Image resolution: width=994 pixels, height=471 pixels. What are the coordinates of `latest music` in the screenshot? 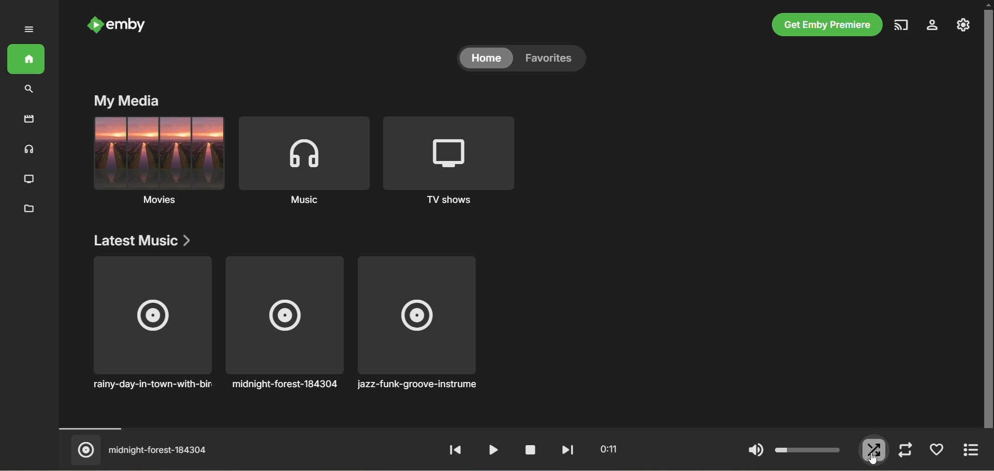 It's located at (145, 241).